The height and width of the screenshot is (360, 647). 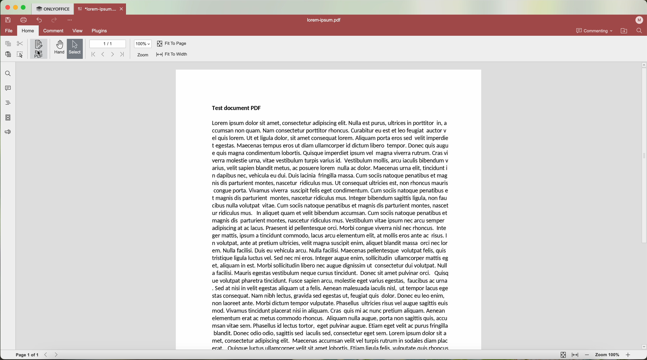 What do you see at coordinates (58, 48) in the screenshot?
I see `hand` at bounding box center [58, 48].